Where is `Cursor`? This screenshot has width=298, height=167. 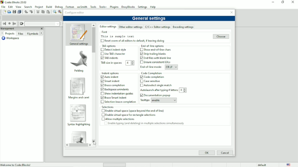
Cursor is located at coordinates (95, 143).